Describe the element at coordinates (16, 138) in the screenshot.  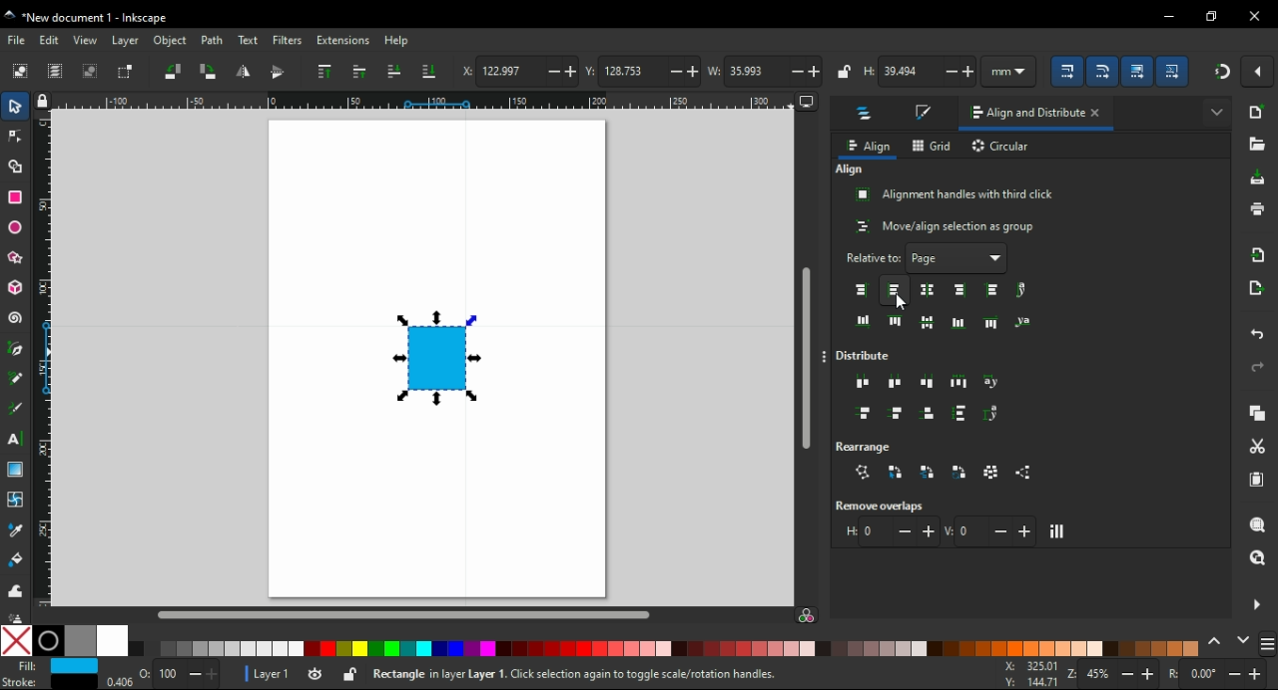
I see `node tool` at that location.